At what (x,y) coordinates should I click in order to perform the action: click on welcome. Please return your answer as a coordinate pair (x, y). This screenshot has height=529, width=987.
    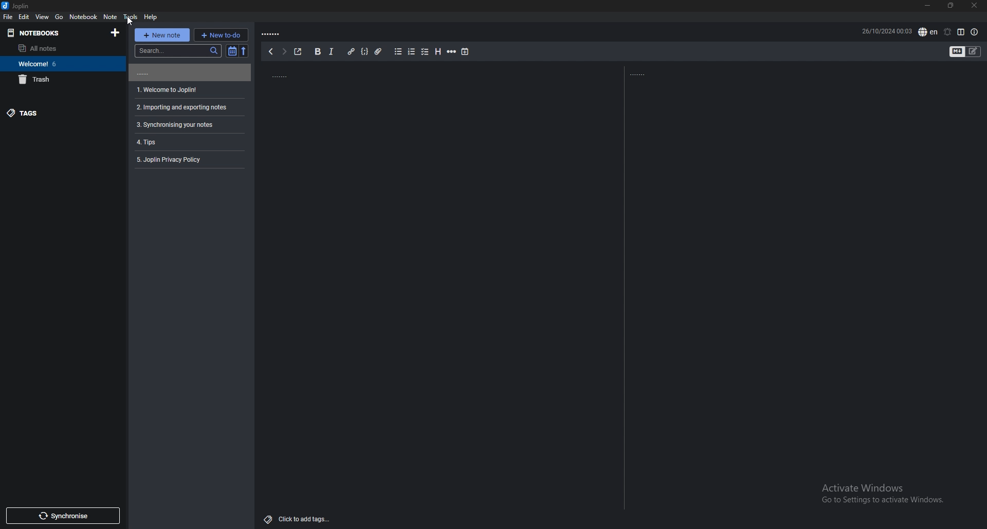
    Looking at the image, I should click on (60, 64).